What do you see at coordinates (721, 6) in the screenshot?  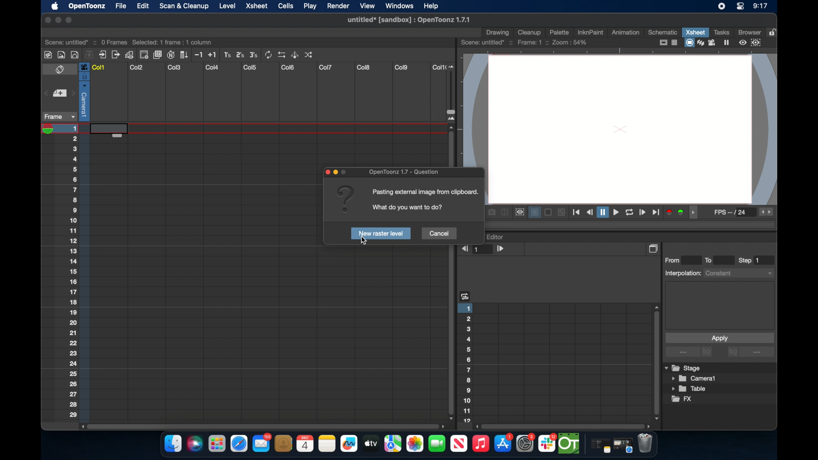 I see `screen recorder icon` at bounding box center [721, 6].